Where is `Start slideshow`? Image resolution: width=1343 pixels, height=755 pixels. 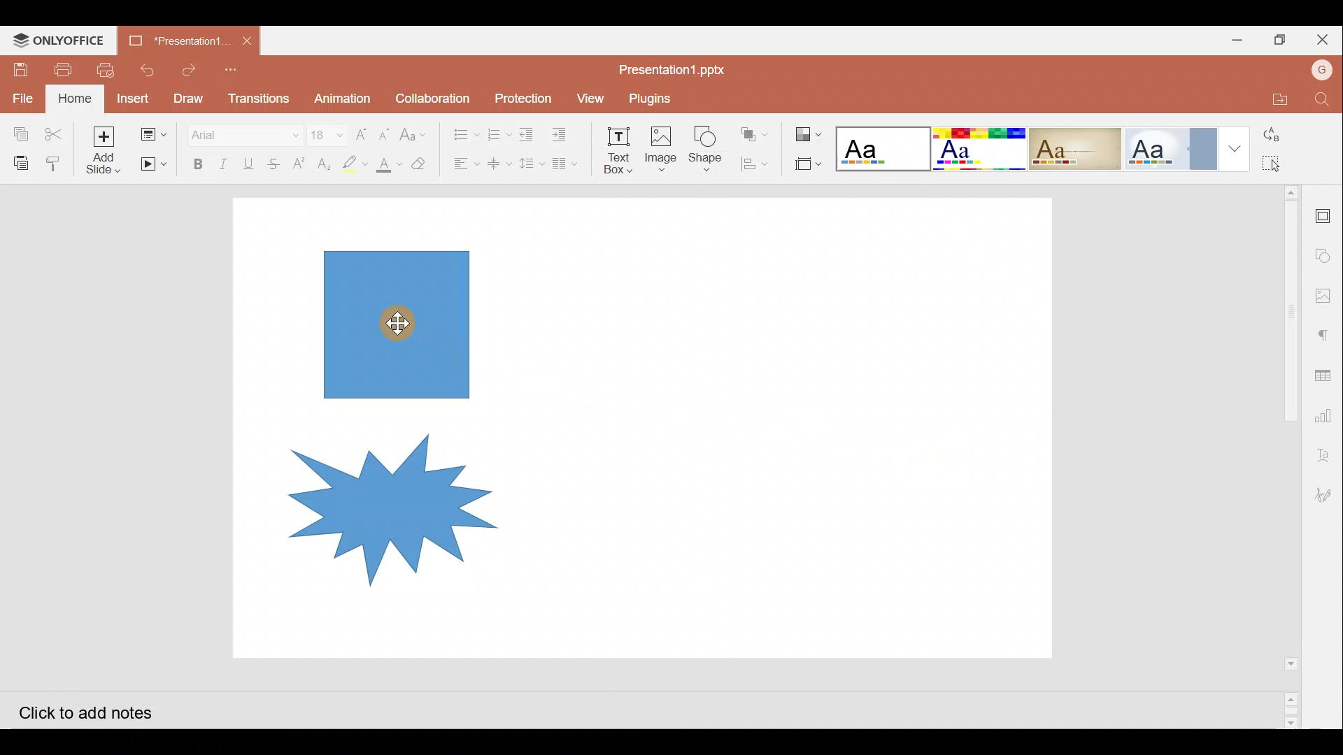 Start slideshow is located at coordinates (152, 164).